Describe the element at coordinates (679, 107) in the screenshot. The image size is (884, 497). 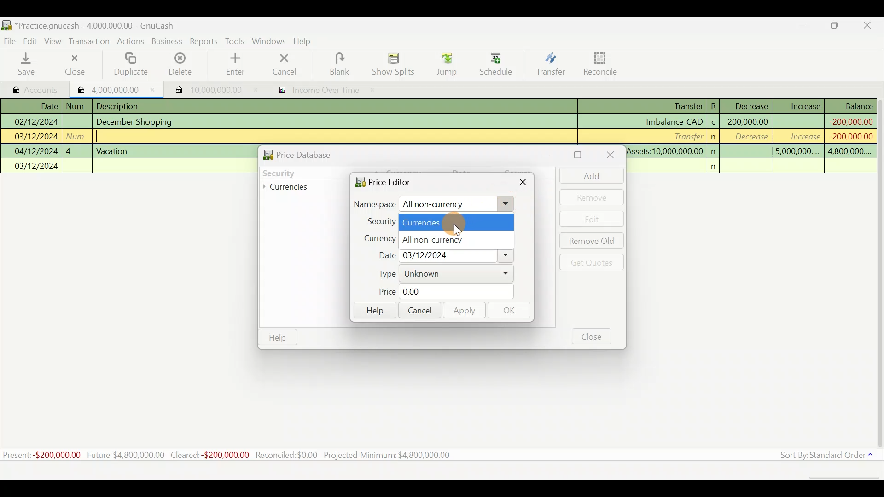
I see `Transfer` at that location.